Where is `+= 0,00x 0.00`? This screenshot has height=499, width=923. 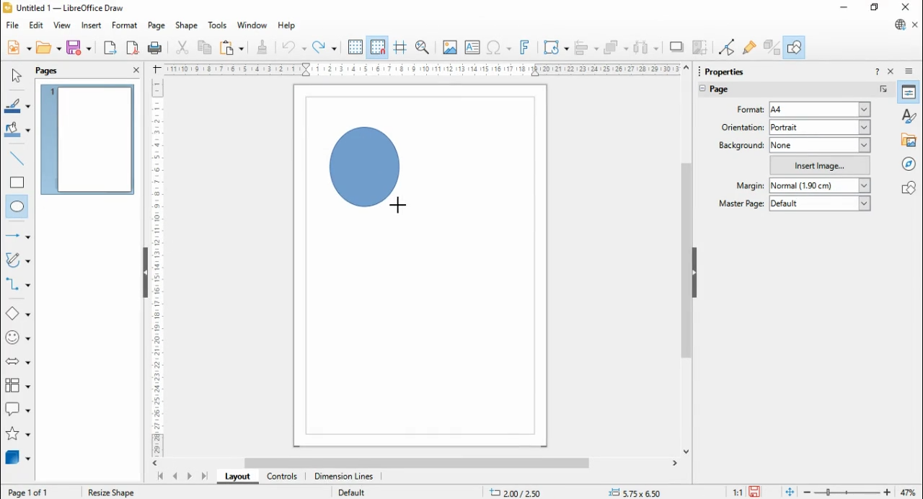 += 0,00x 0.00 is located at coordinates (639, 492).